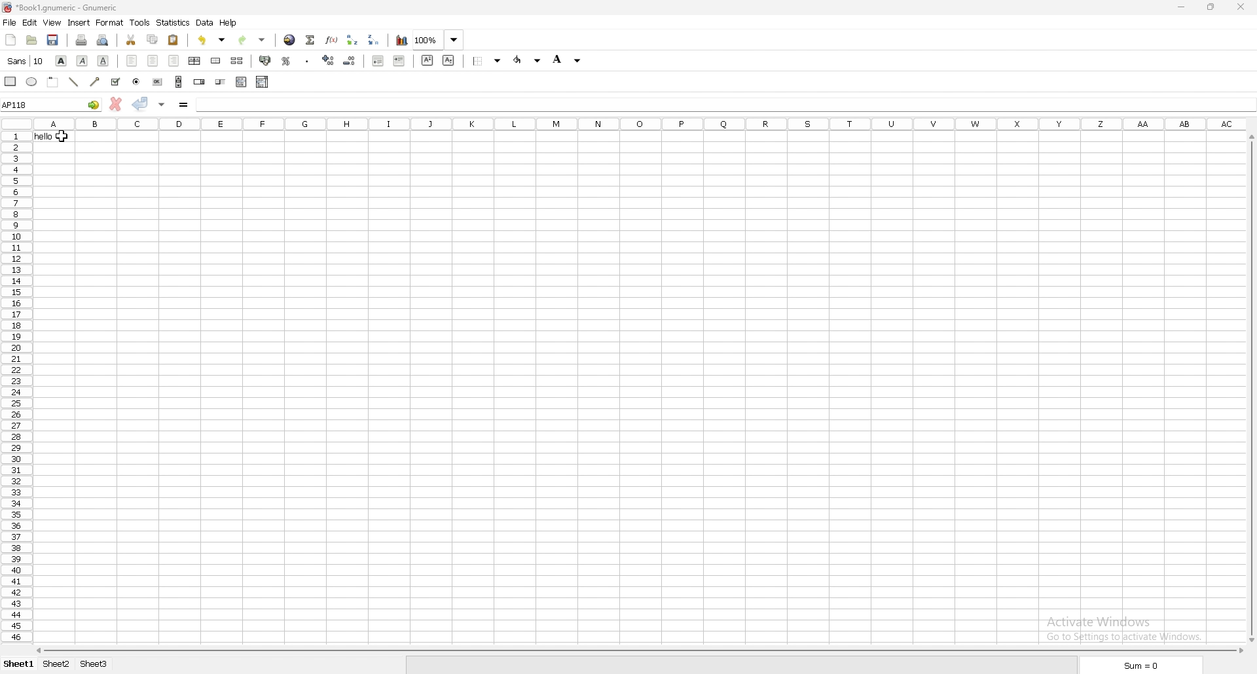 This screenshot has width=1257, height=674. What do you see at coordinates (333, 40) in the screenshot?
I see `function` at bounding box center [333, 40].